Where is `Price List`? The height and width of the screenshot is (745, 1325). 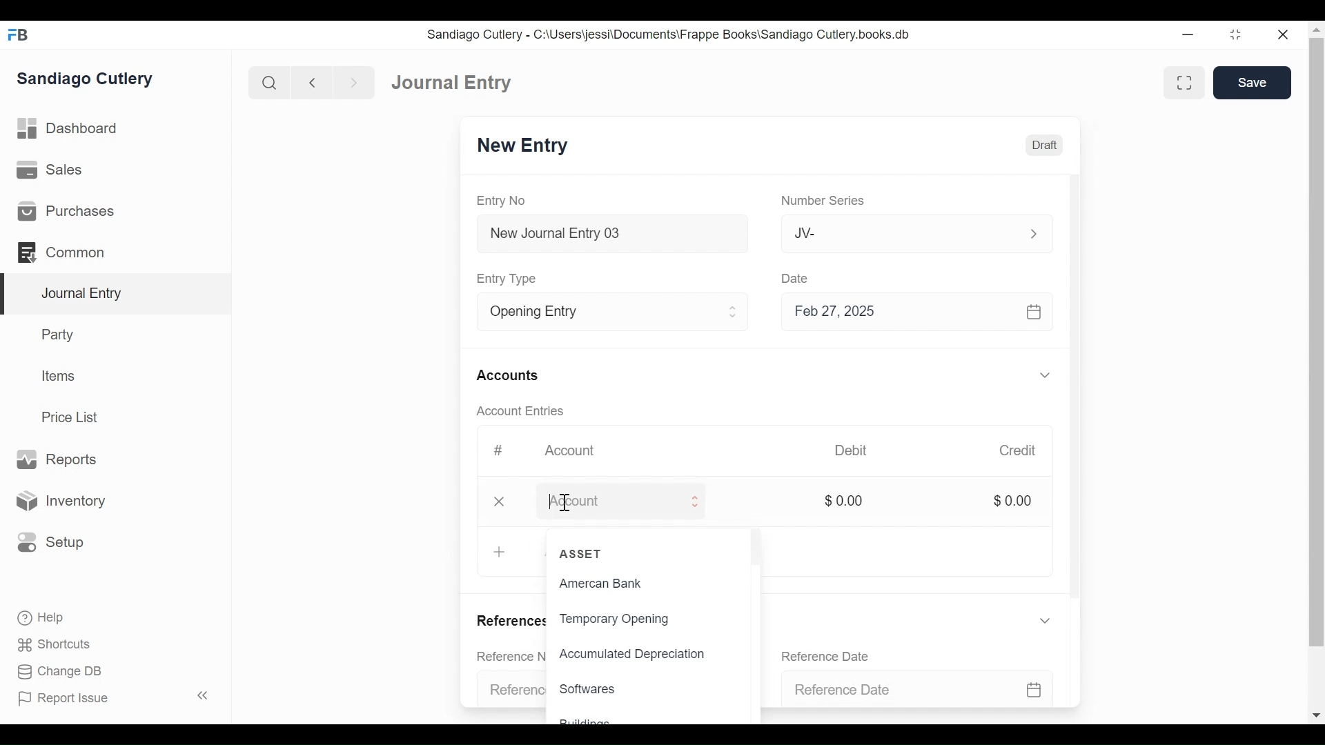 Price List is located at coordinates (72, 417).